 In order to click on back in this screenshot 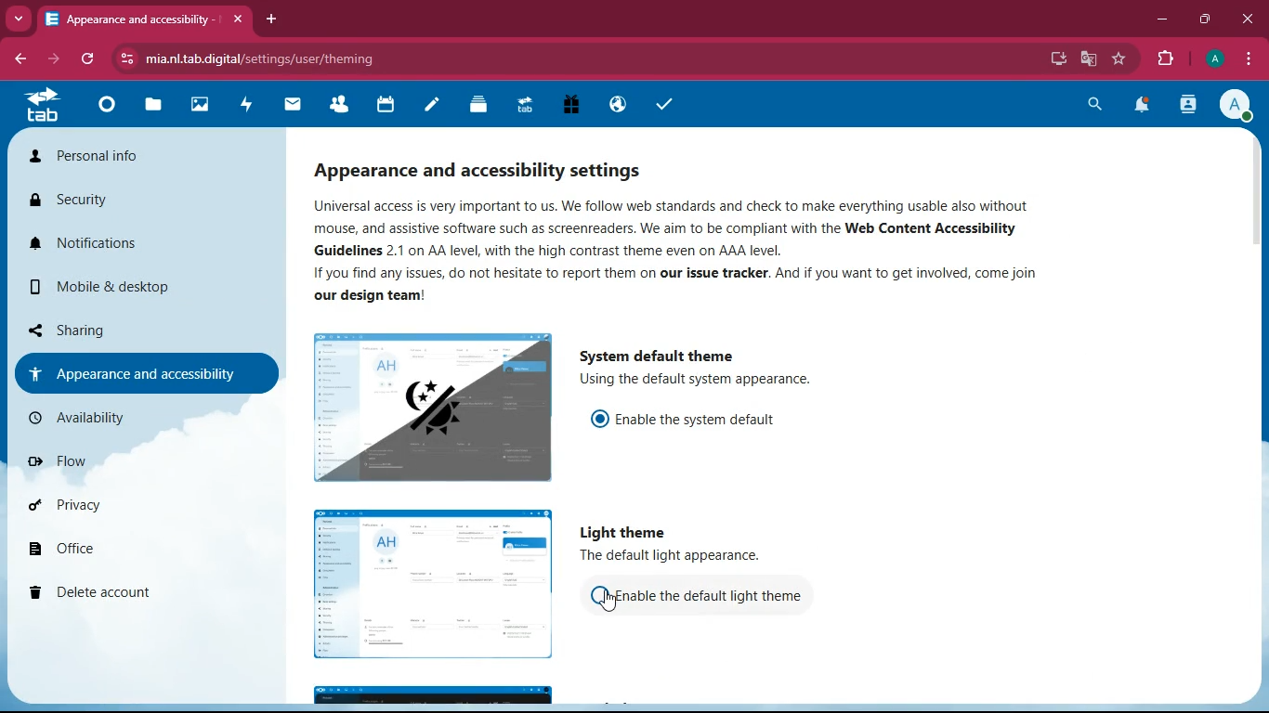, I will do `click(22, 59)`.